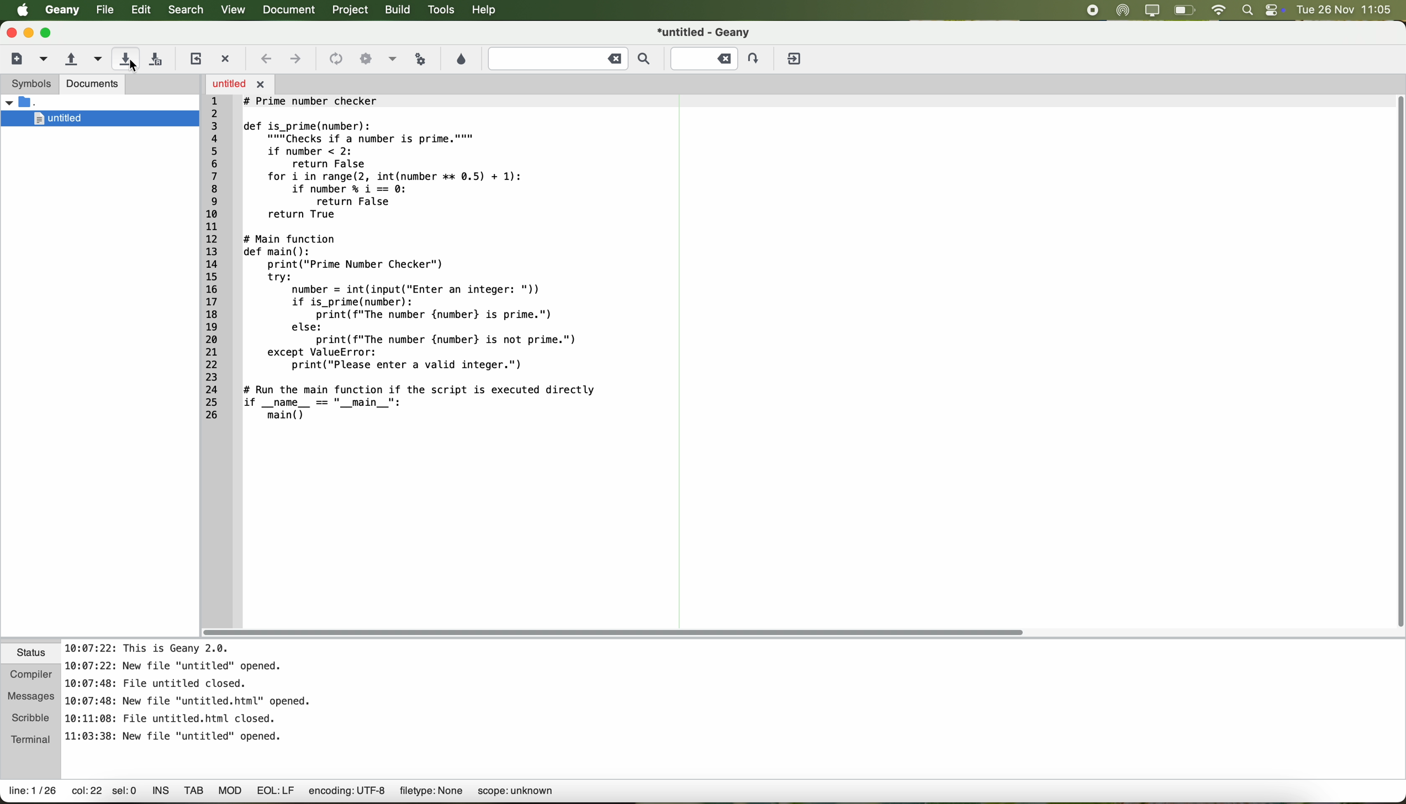 The height and width of the screenshot is (804, 1406). I want to click on airdrop, so click(1123, 10).